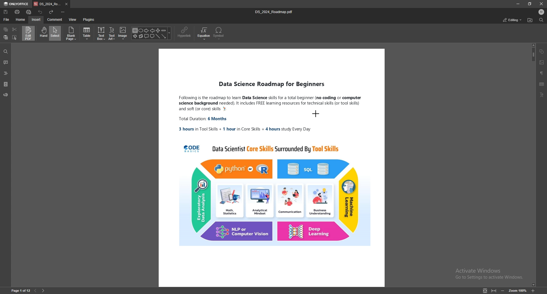 The width and height of the screenshot is (547, 294). I want to click on close, so click(541, 3).